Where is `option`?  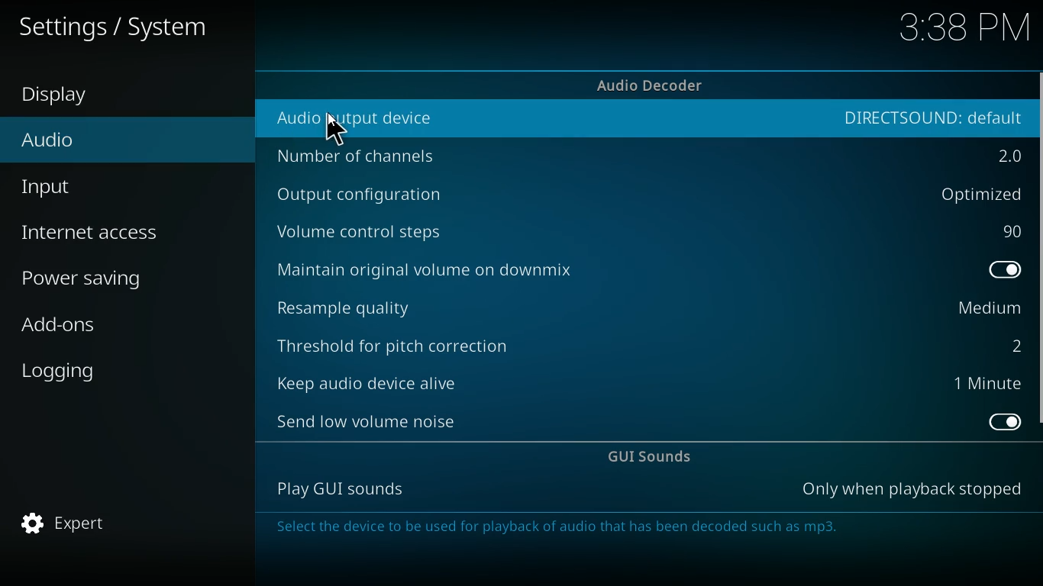
option is located at coordinates (1009, 232).